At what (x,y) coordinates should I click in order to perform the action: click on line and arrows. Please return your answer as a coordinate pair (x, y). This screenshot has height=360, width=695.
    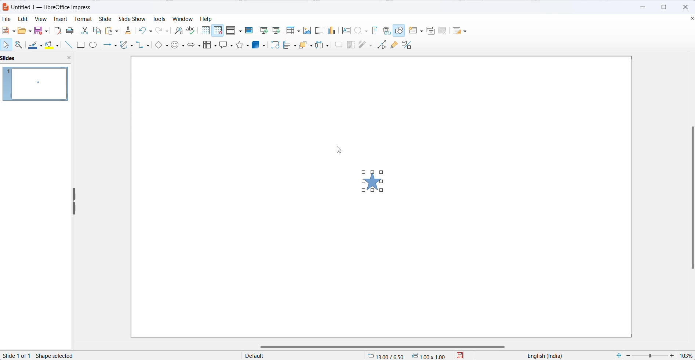
    Looking at the image, I should click on (109, 45).